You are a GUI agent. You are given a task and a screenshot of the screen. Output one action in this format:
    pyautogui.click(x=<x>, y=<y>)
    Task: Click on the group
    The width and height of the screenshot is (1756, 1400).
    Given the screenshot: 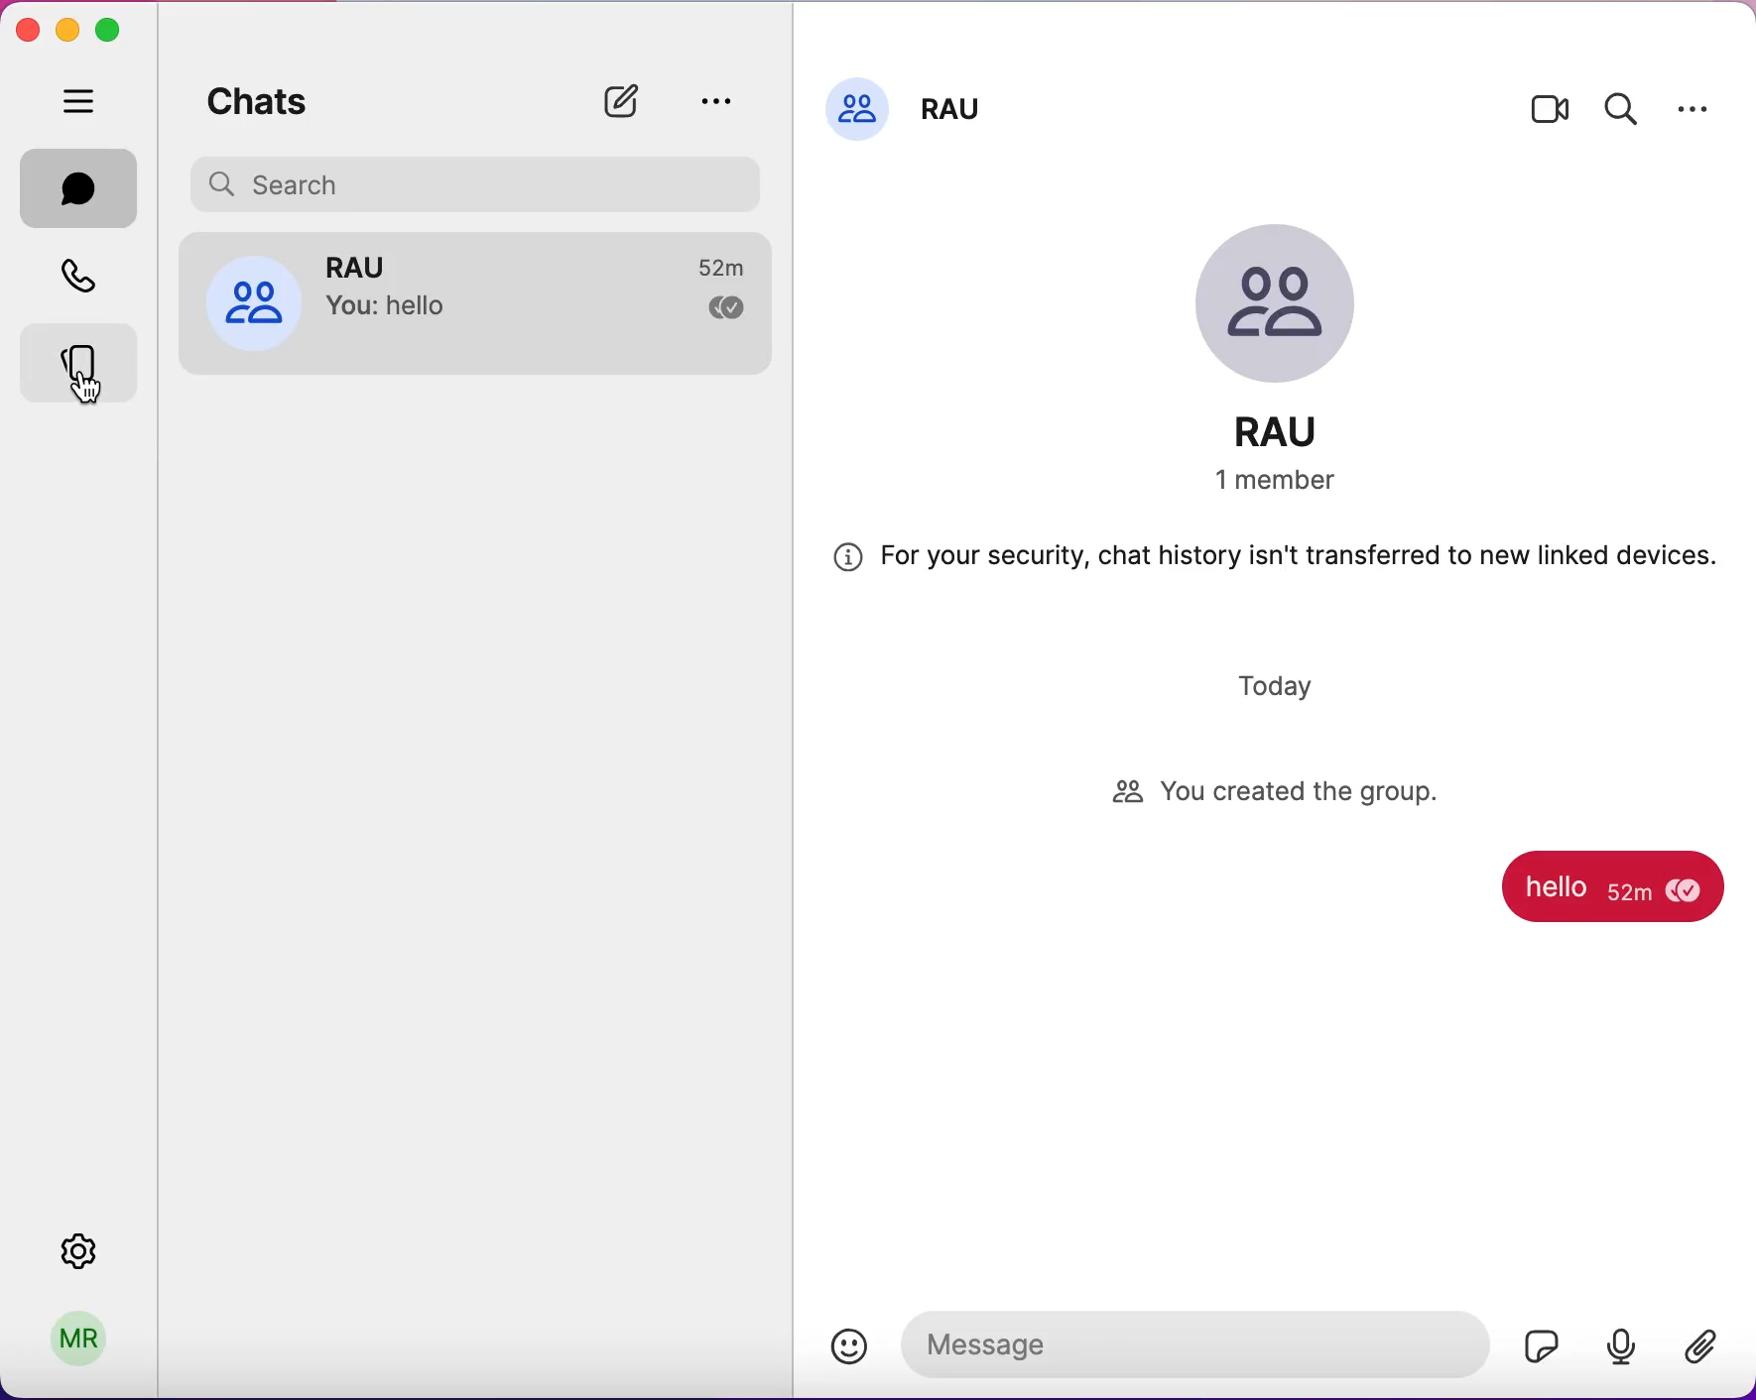 What is the action you would take?
    pyautogui.click(x=952, y=119)
    